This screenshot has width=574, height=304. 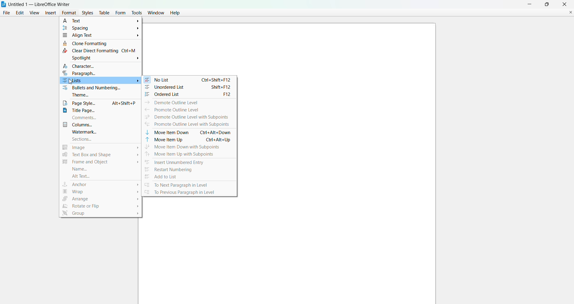 What do you see at coordinates (191, 80) in the screenshot?
I see `no list Ctrl+shift+f12` at bounding box center [191, 80].